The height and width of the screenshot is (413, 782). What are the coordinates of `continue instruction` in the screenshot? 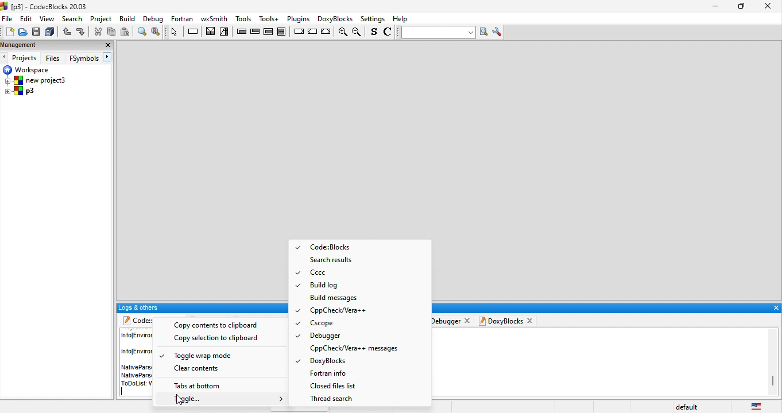 It's located at (313, 32).